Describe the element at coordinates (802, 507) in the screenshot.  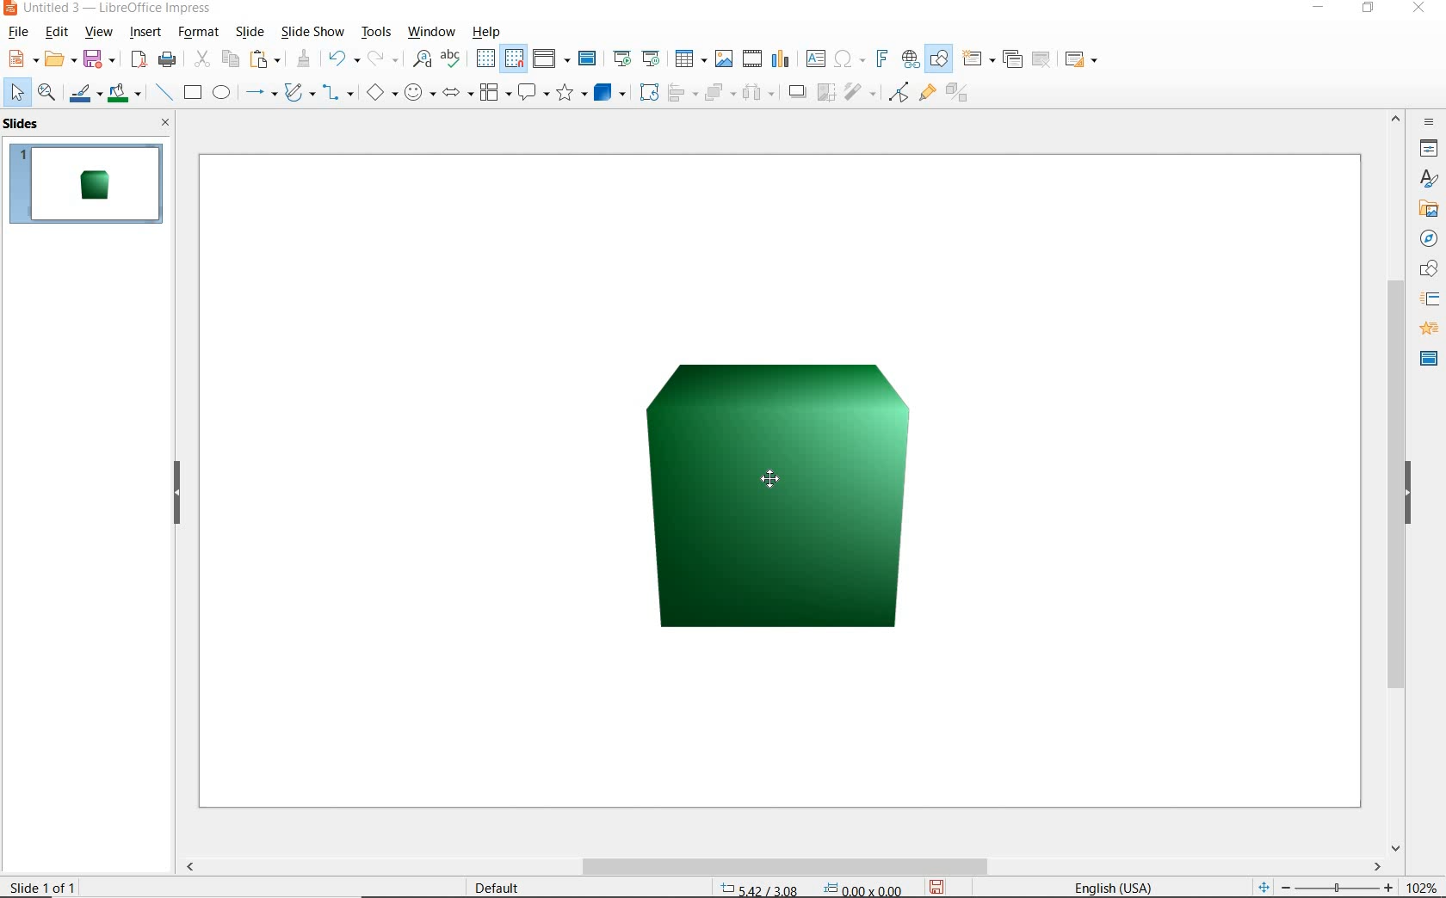
I see `IMAGE` at that location.